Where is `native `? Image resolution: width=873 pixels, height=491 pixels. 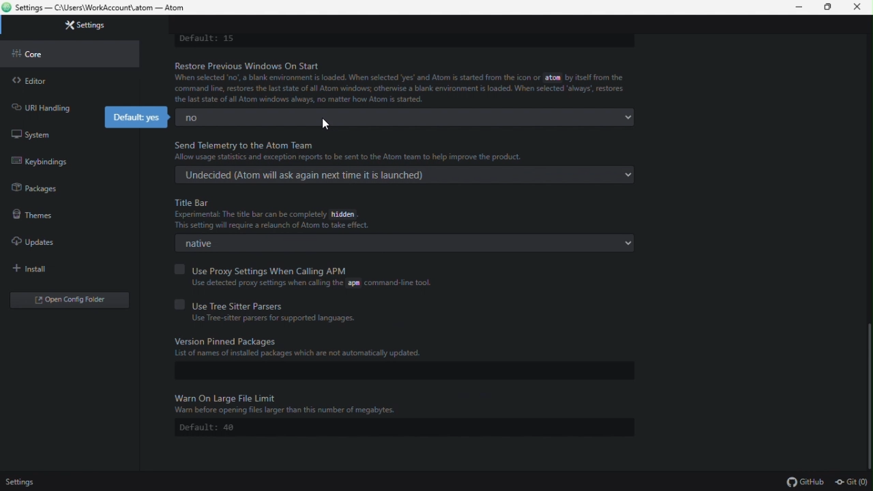
native  is located at coordinates (404, 243).